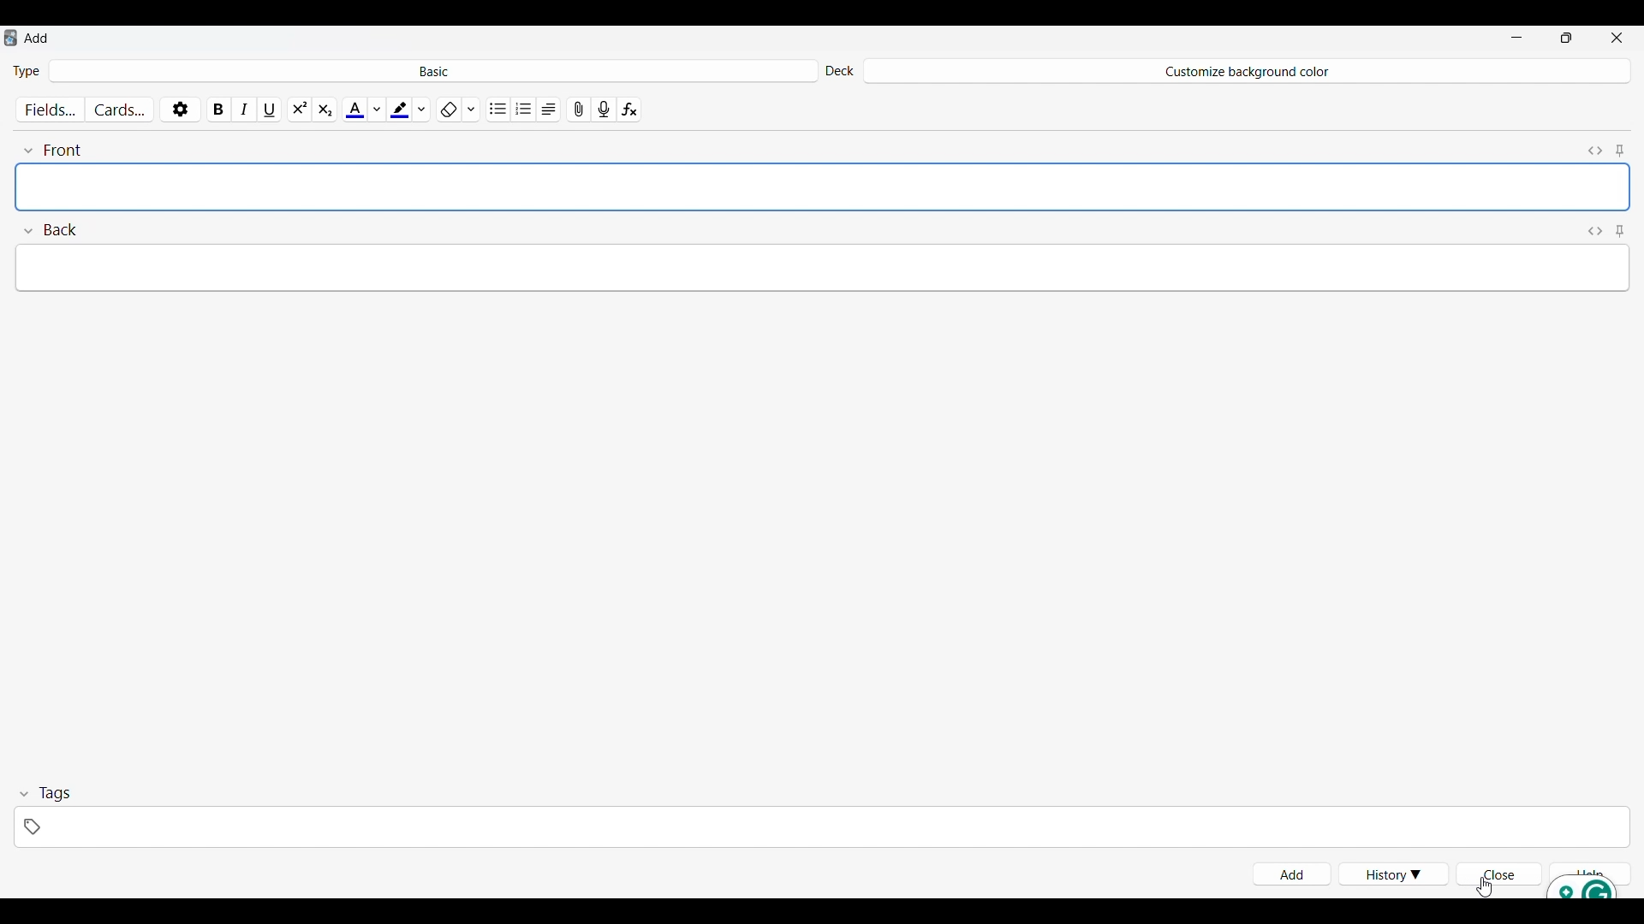  I want to click on Ordered list, so click(524, 107).